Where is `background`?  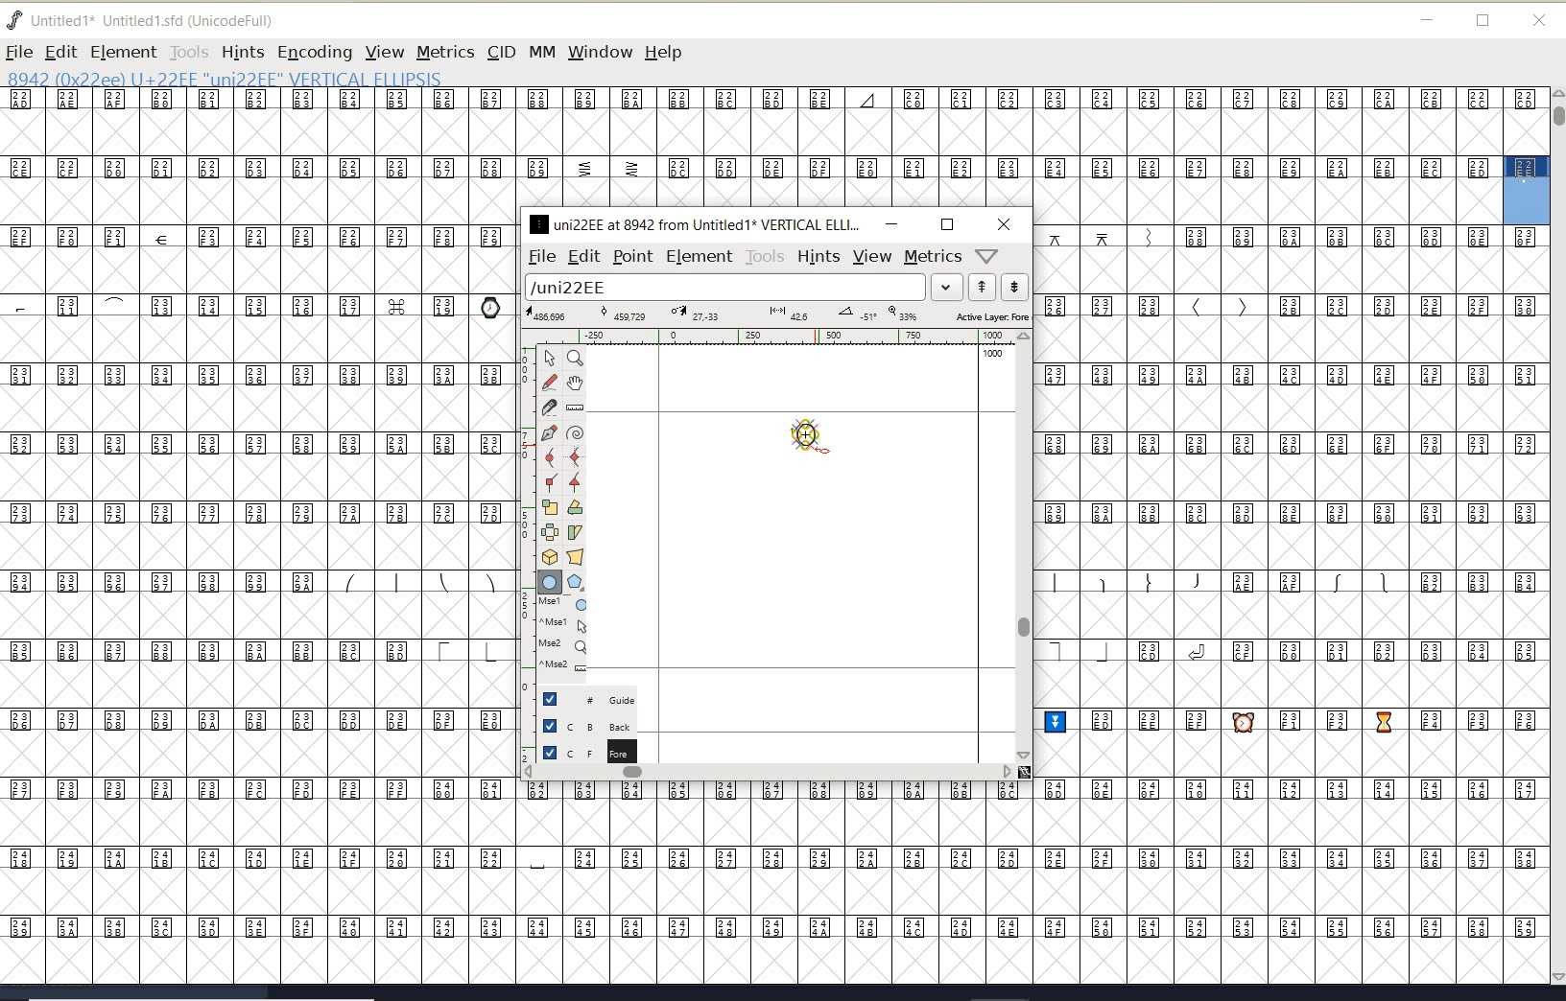
background is located at coordinates (590, 725).